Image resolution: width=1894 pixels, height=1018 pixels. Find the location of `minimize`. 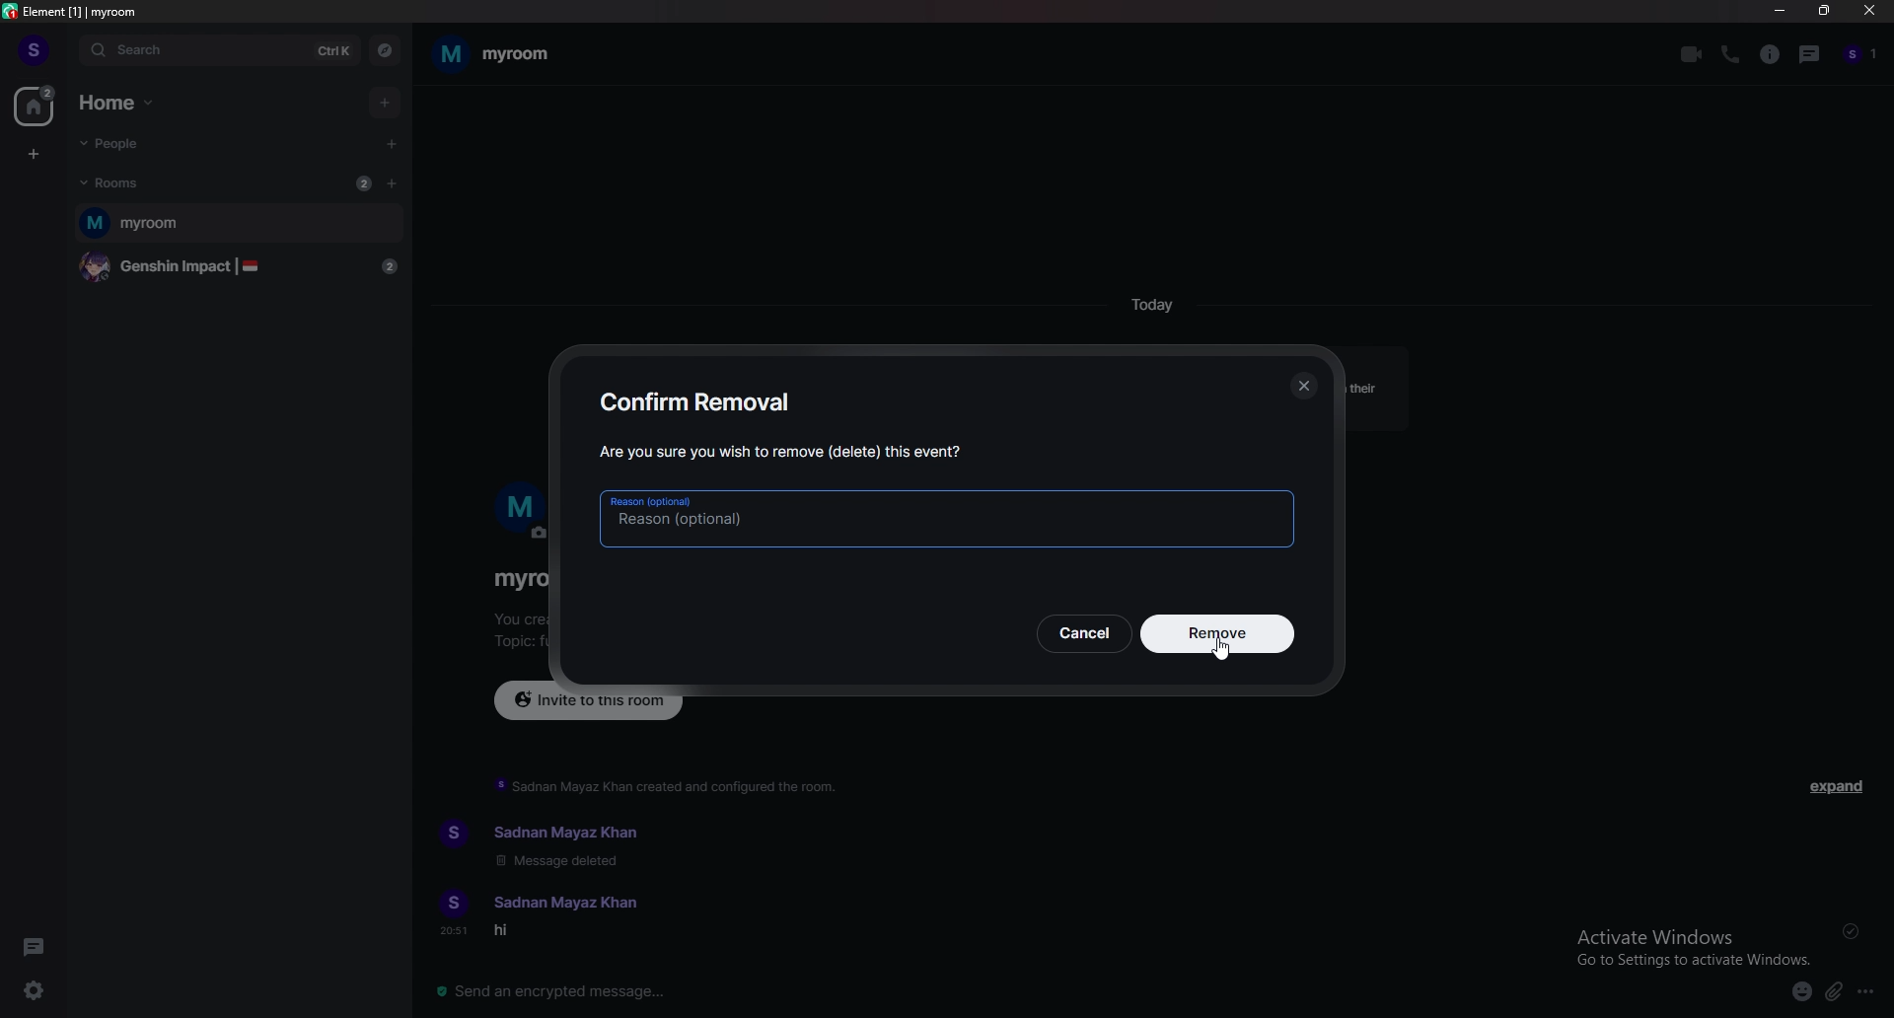

minimize is located at coordinates (1779, 11).